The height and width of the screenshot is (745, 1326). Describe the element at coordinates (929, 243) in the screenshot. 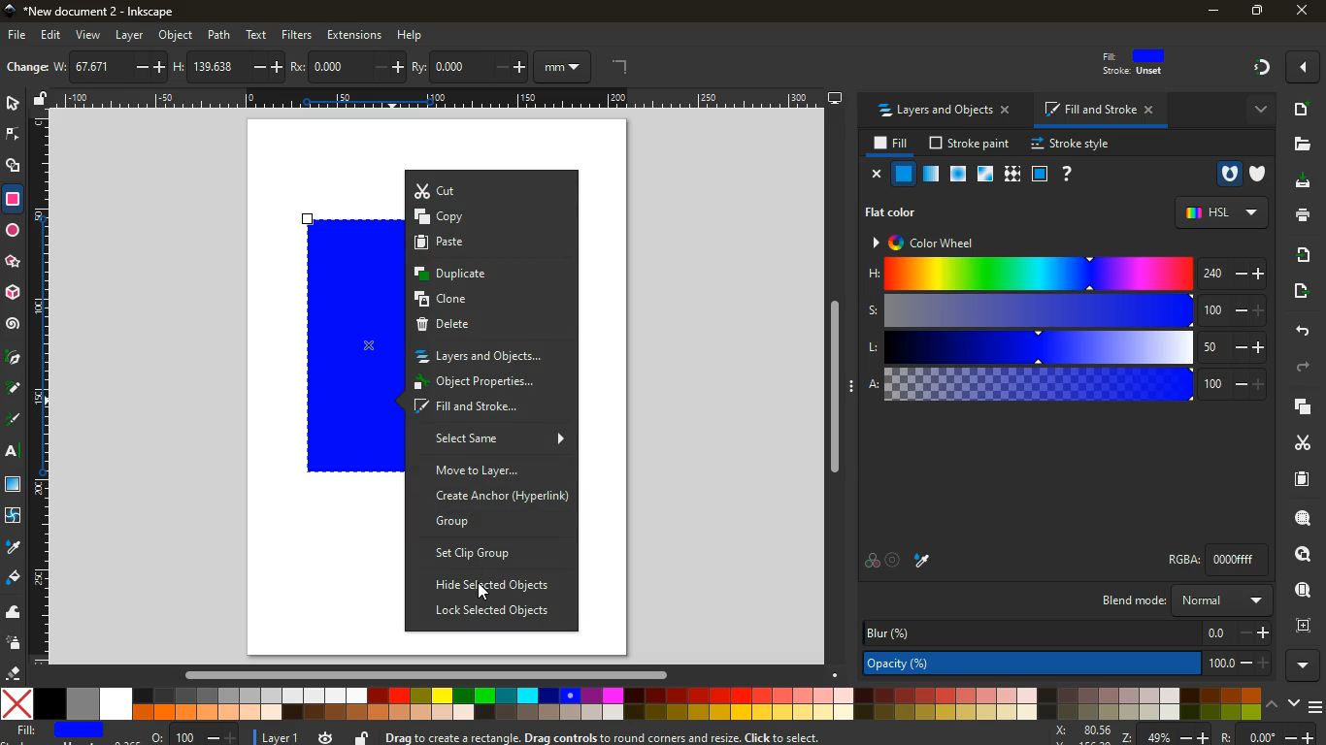

I see `color wheel` at that location.